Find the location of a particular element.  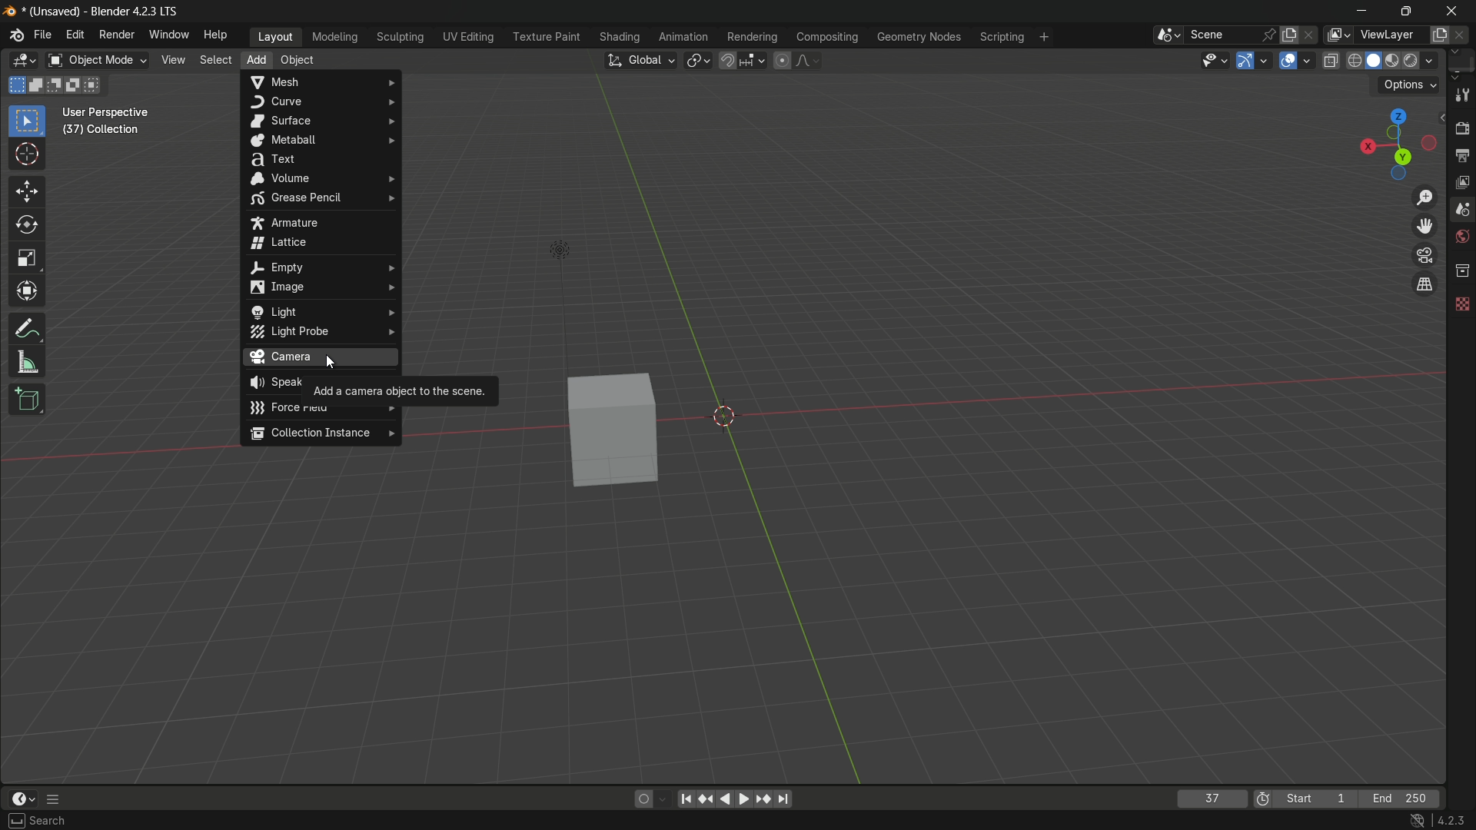

overlays is located at coordinates (1309, 60).